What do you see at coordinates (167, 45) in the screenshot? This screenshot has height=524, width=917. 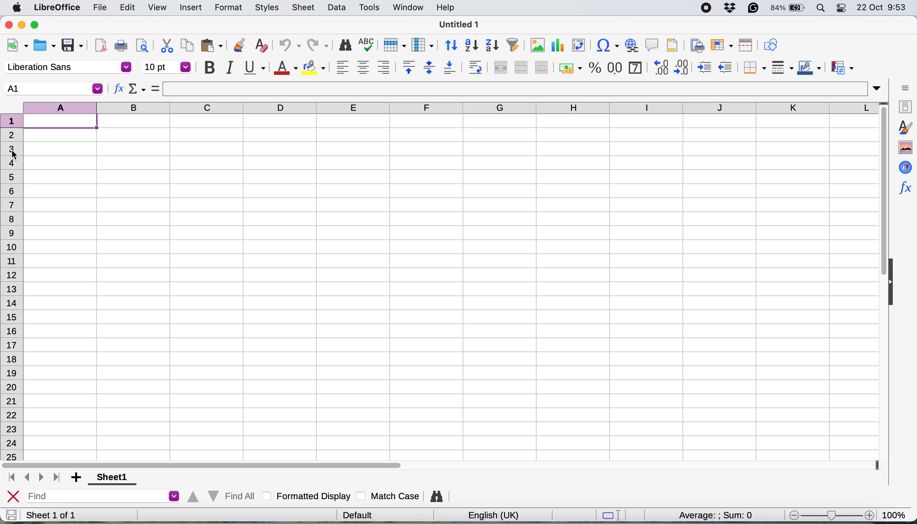 I see `cut` at bounding box center [167, 45].